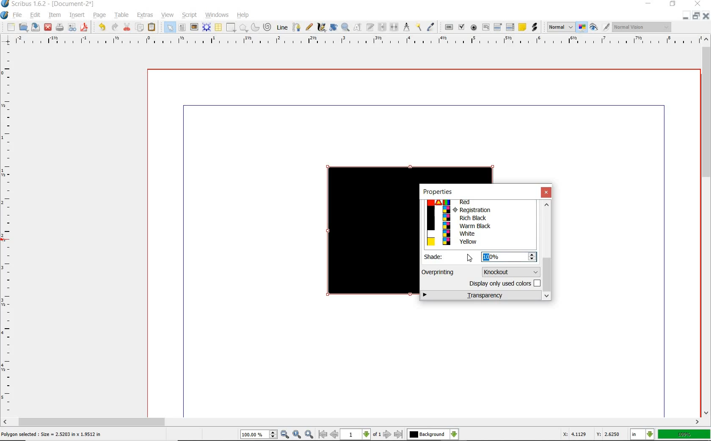  I want to click on pdf radio button, so click(472, 27).